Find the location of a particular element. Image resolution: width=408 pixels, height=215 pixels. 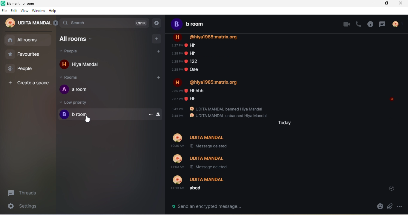

people is located at coordinates (22, 69).